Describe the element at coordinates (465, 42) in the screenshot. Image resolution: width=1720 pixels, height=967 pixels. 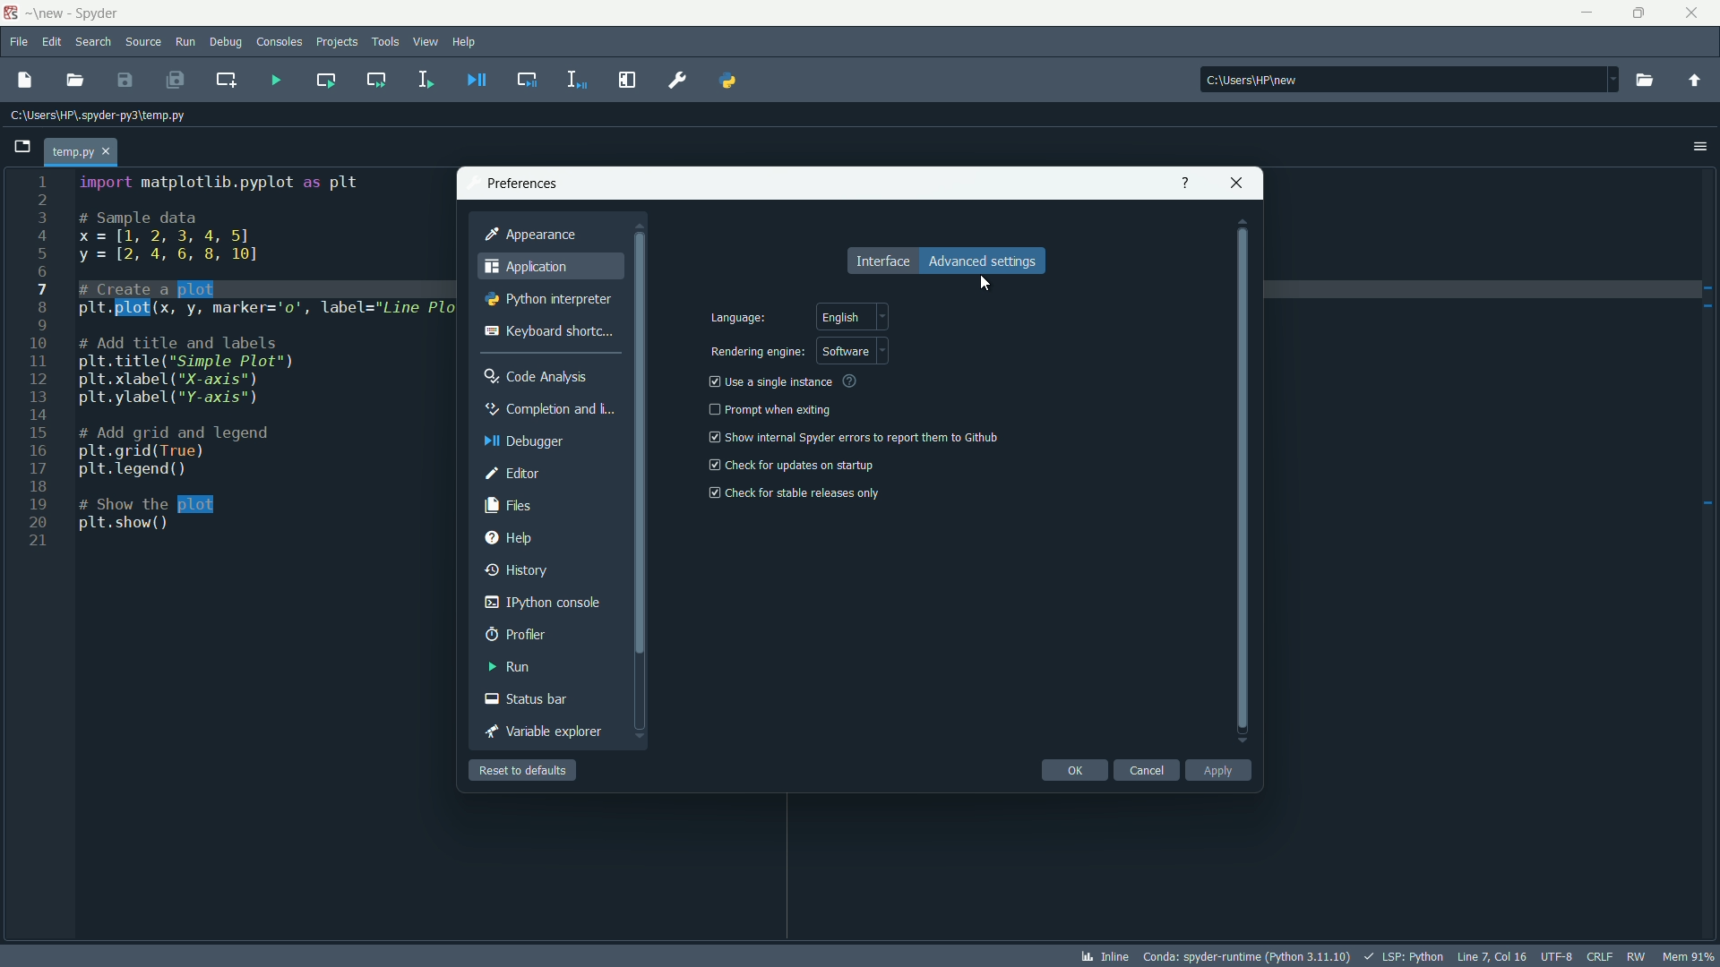
I see `help` at that location.